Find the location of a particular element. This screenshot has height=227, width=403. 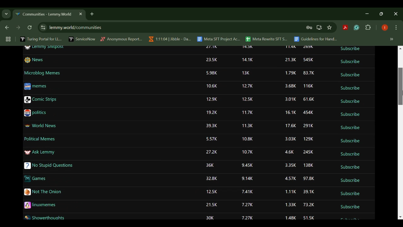

Restore Down is located at coordinates (368, 14).